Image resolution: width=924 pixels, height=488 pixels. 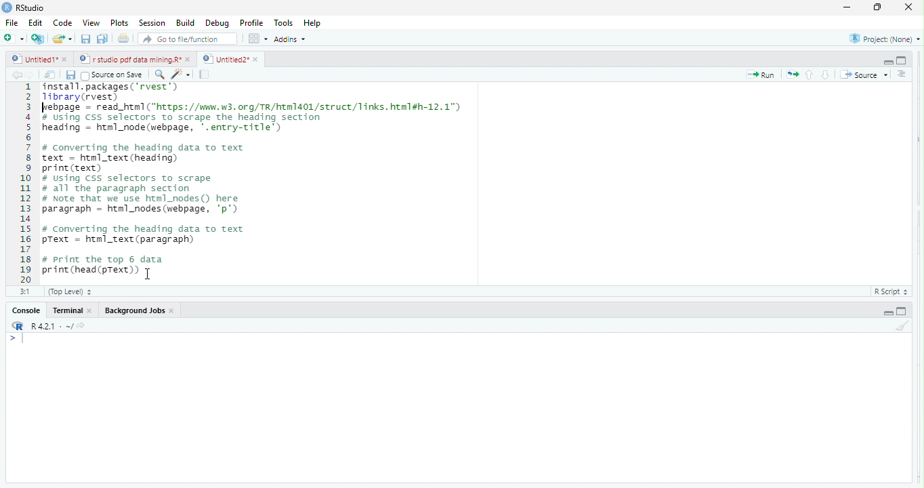 I want to click on Source on Save, so click(x=114, y=75).